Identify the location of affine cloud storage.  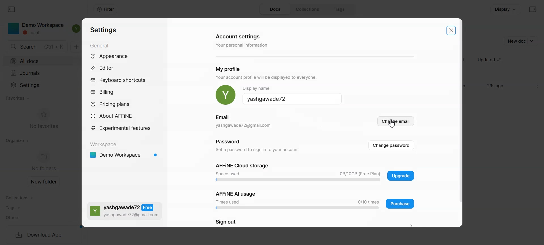
(242, 166).